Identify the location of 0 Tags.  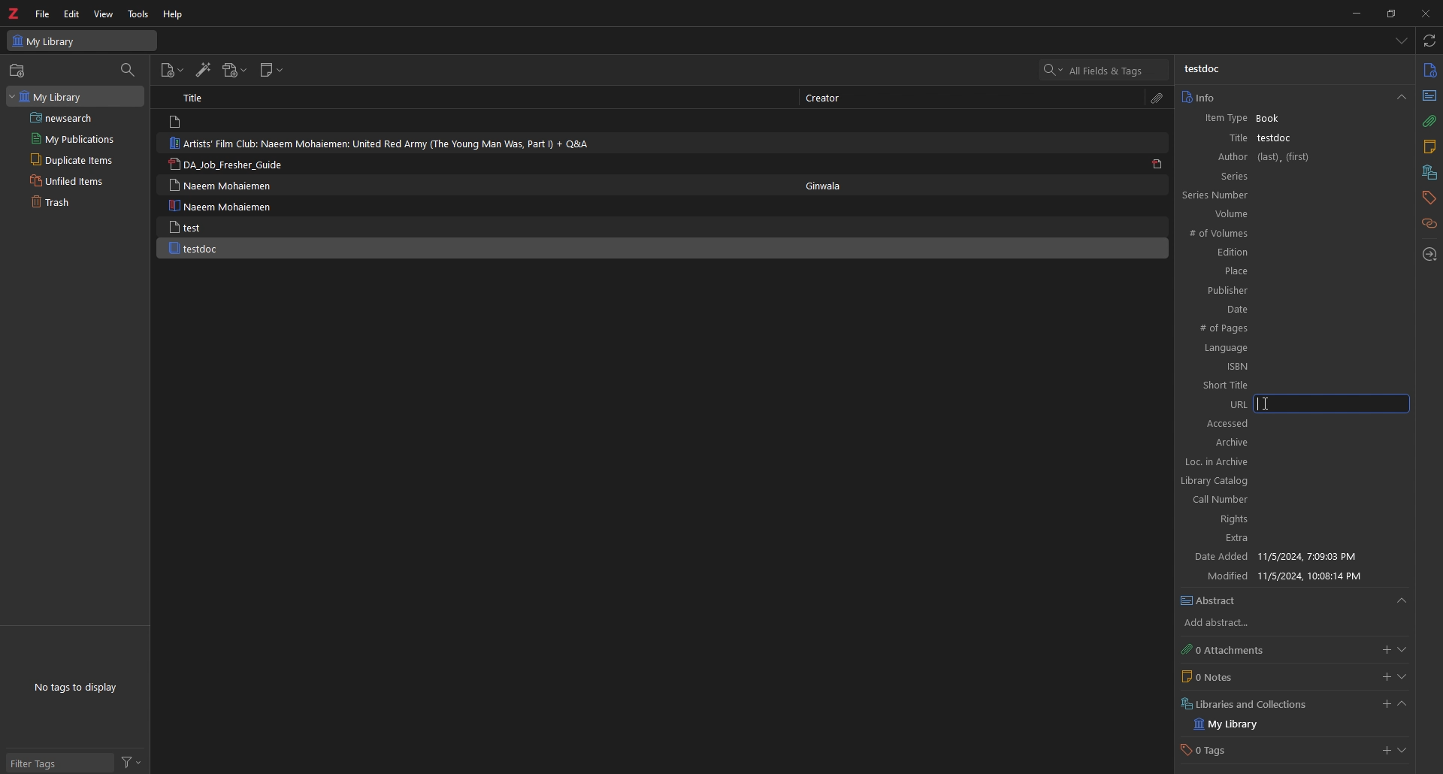
(1215, 750).